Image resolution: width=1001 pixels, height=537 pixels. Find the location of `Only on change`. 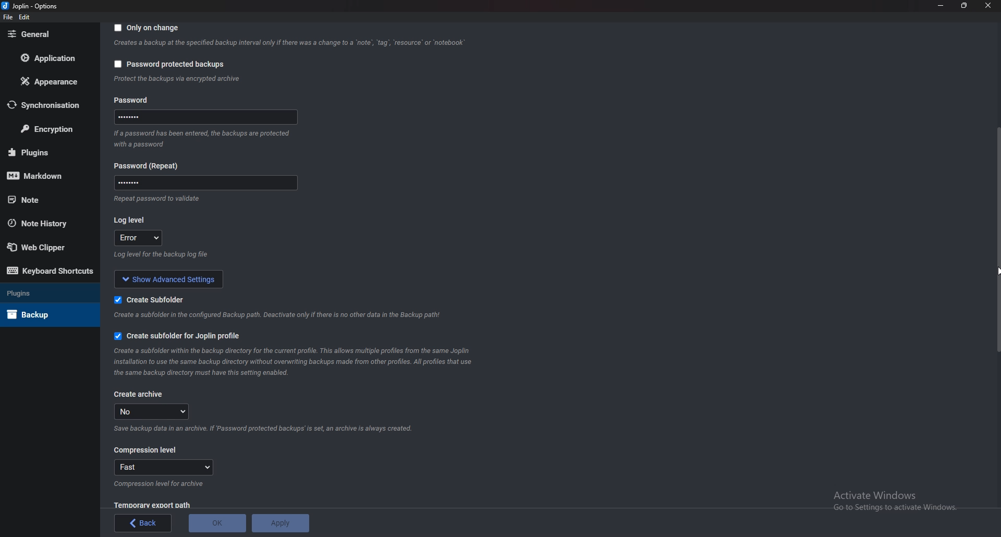

Only on change is located at coordinates (148, 29).